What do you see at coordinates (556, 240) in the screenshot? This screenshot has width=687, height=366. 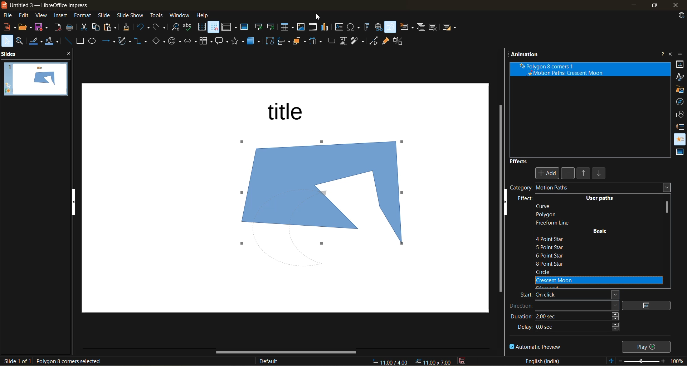 I see `4 point star` at bounding box center [556, 240].